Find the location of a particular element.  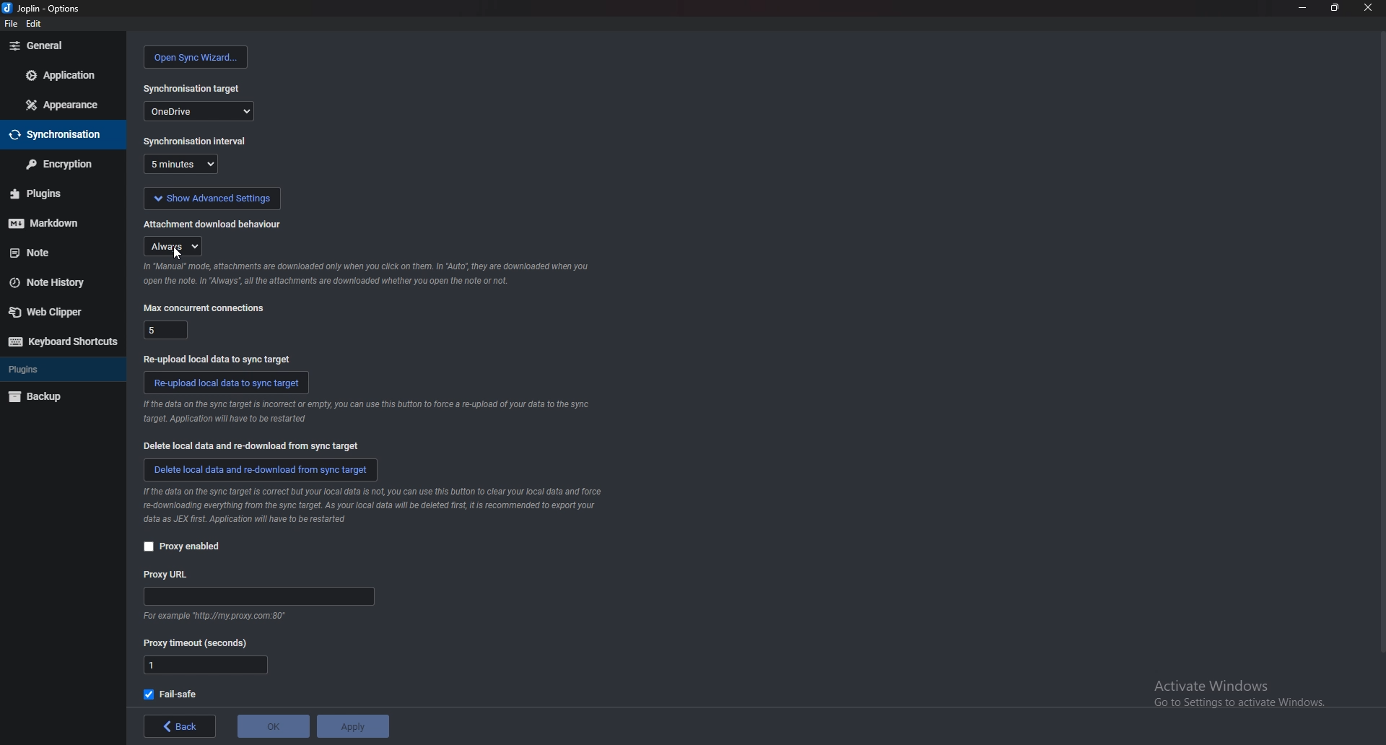

minimize is located at coordinates (1302, 6).